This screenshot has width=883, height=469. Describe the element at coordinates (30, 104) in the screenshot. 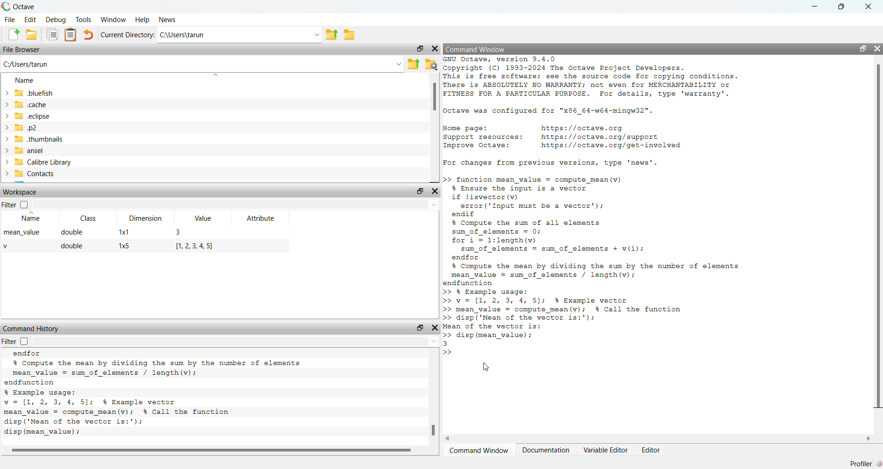

I see `.cache` at that location.